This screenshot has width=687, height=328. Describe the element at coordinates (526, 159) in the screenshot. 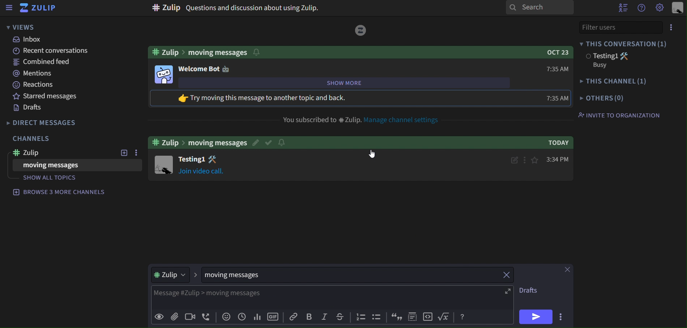

I see `more options` at that location.